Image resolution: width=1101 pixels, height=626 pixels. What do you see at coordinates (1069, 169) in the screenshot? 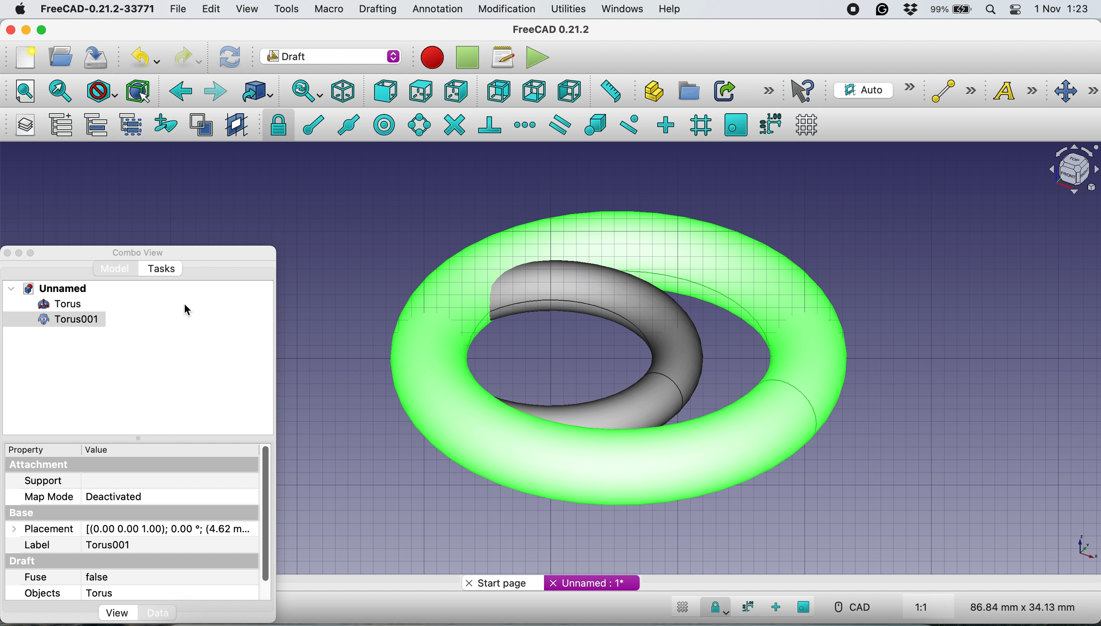
I see `Navigation Cube` at bounding box center [1069, 169].